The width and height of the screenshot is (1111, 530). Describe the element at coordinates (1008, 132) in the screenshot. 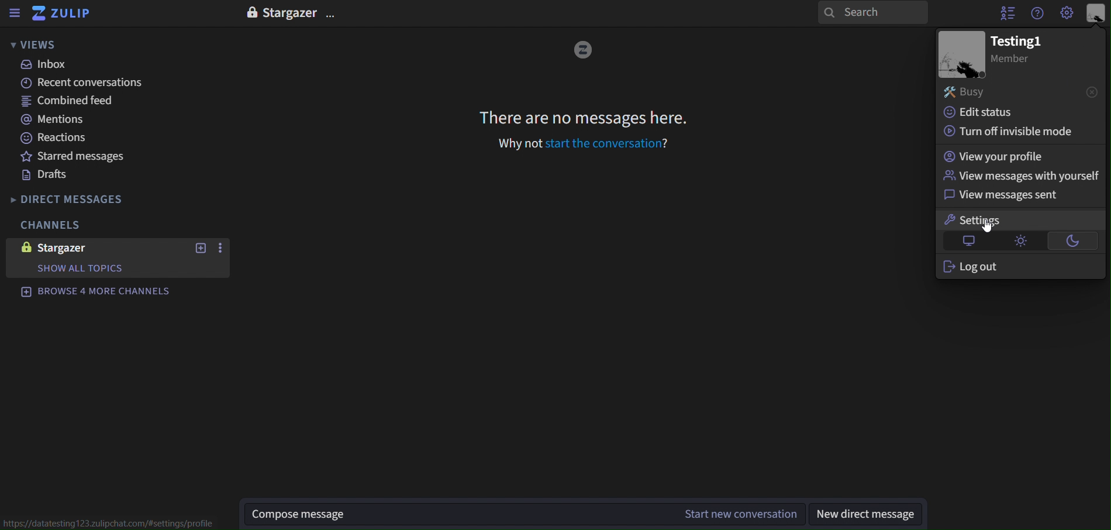

I see `turn off invisible mode` at that location.